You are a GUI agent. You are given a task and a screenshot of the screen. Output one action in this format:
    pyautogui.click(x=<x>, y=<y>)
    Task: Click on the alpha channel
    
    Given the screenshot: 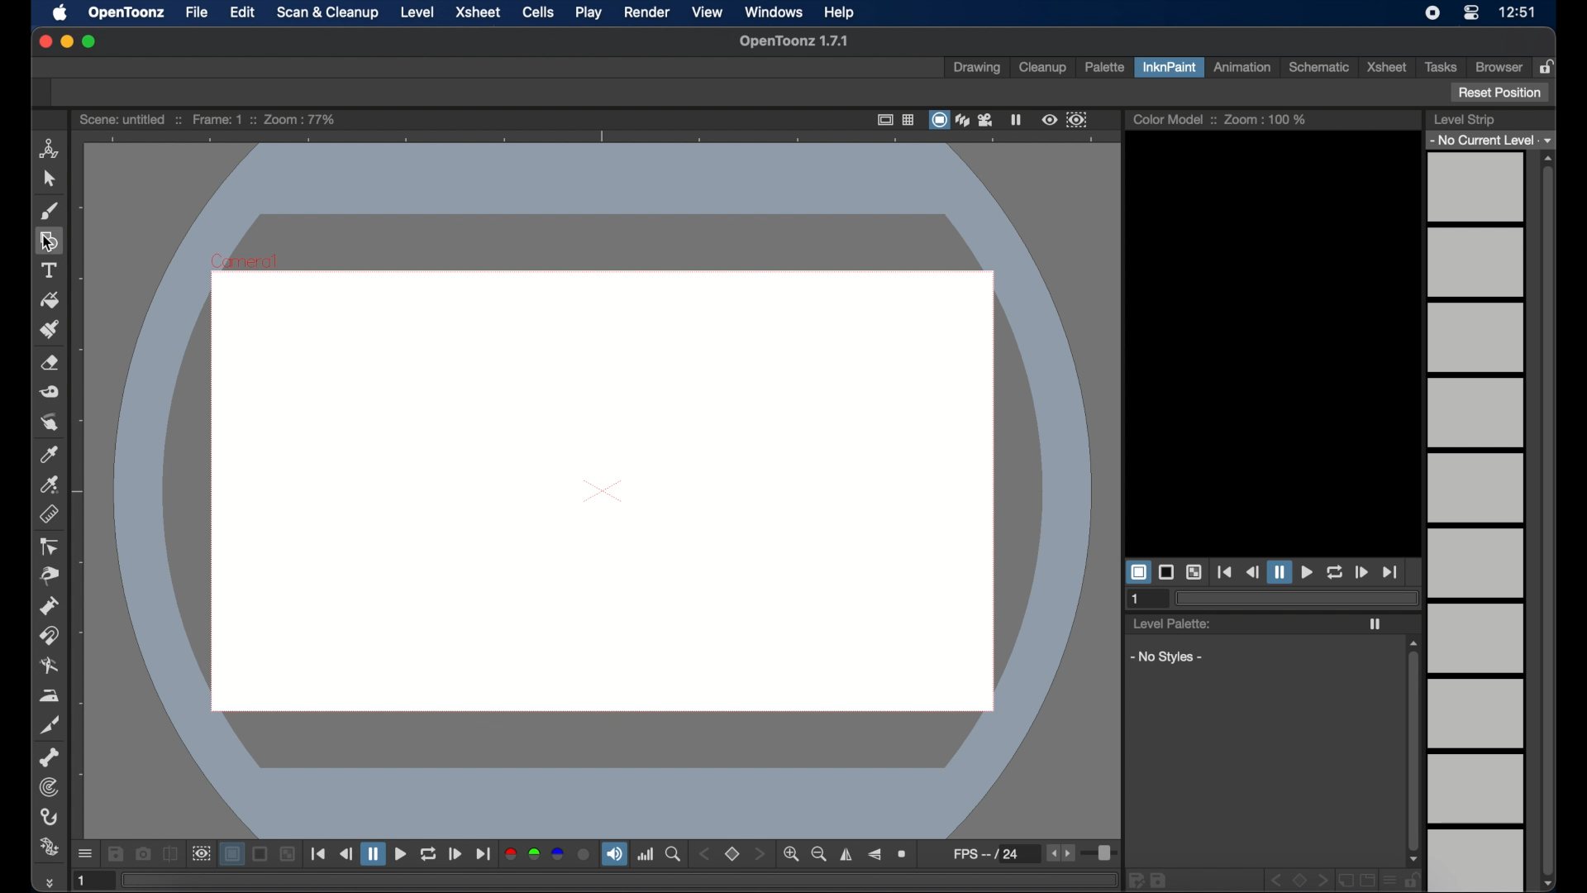 What is the action you would take?
    pyautogui.click(x=584, y=854)
    